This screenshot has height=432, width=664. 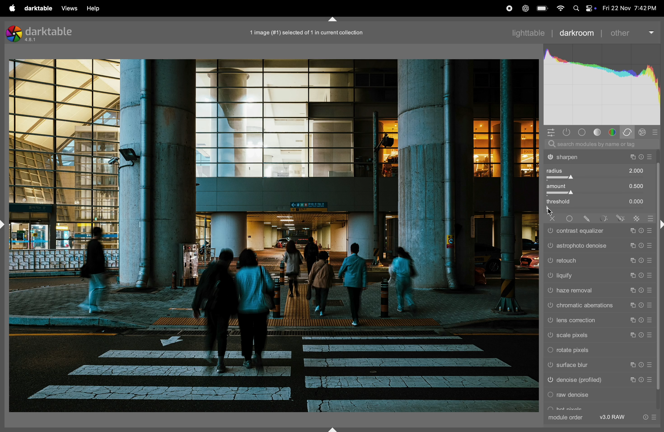 I want to click on chatgpt, so click(x=525, y=8).